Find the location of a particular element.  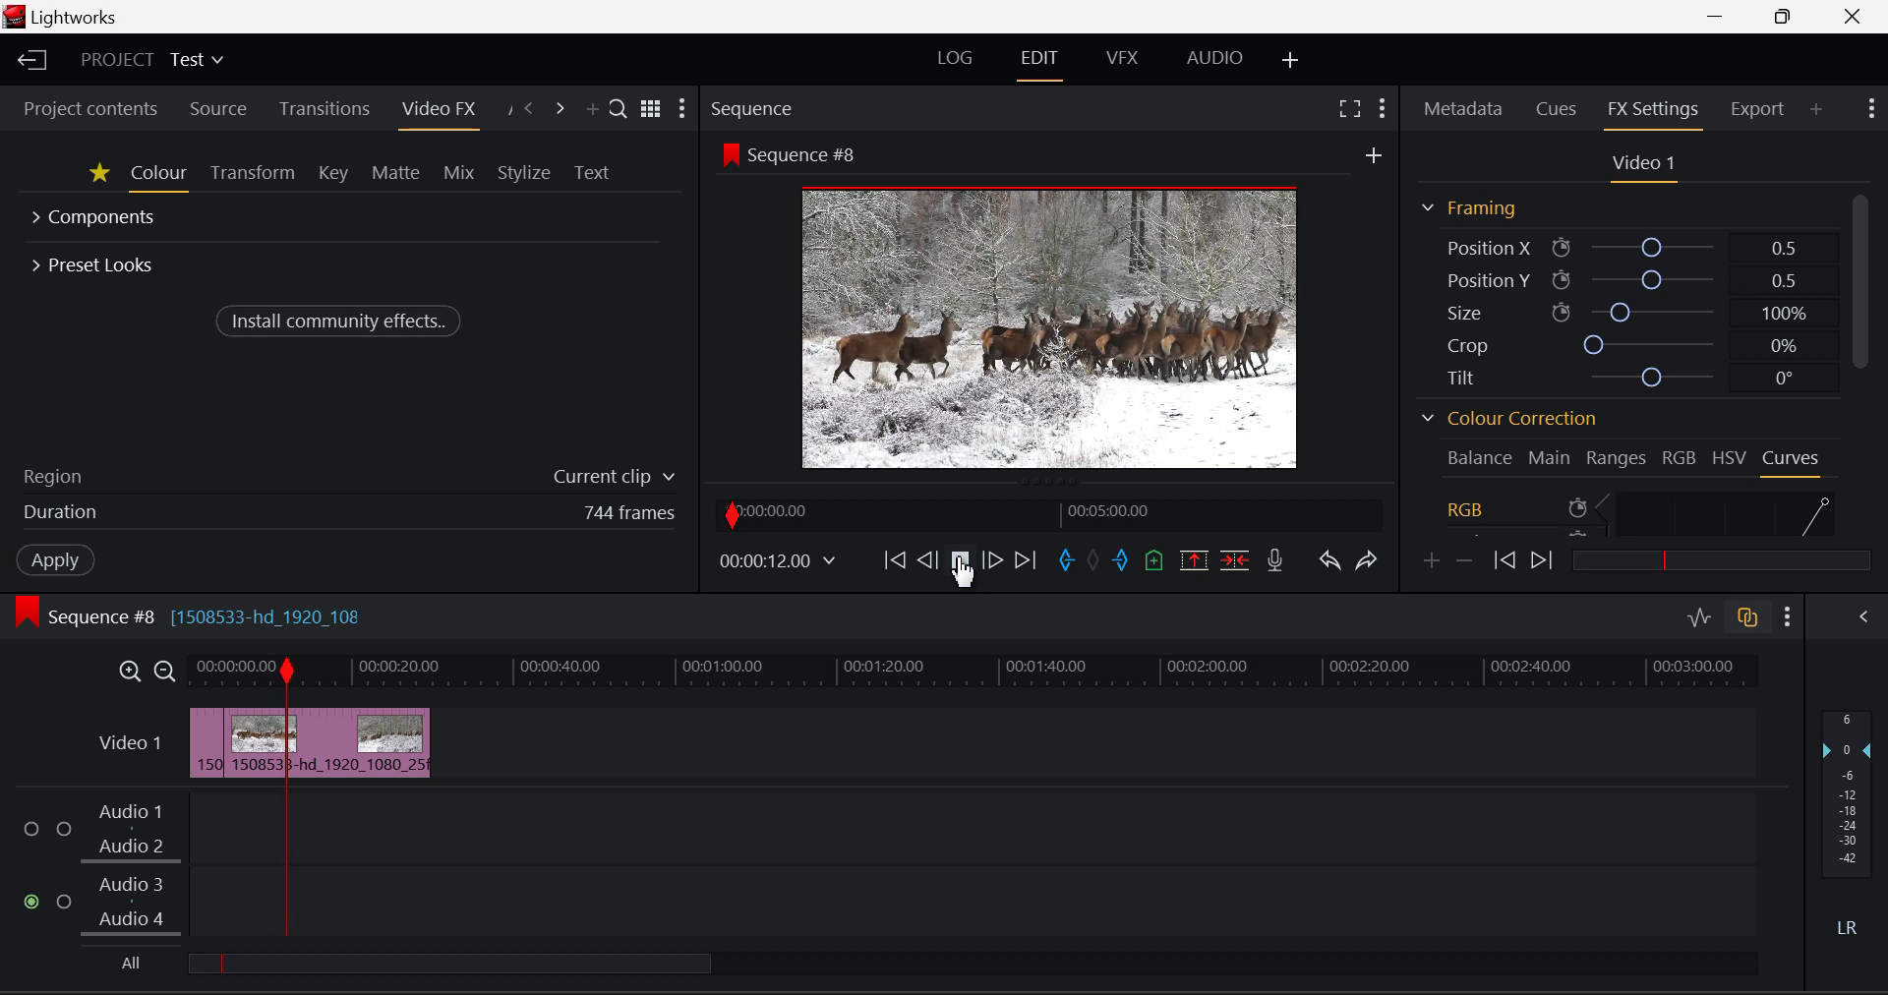

RGB Curve is located at coordinates (1640, 511).